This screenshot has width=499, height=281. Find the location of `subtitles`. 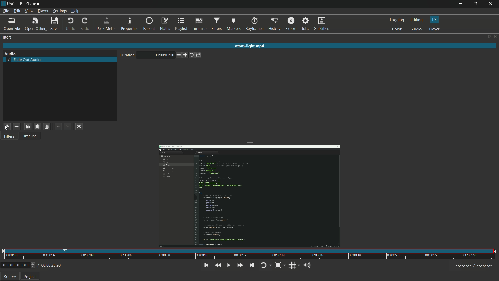

subtitles is located at coordinates (321, 24).